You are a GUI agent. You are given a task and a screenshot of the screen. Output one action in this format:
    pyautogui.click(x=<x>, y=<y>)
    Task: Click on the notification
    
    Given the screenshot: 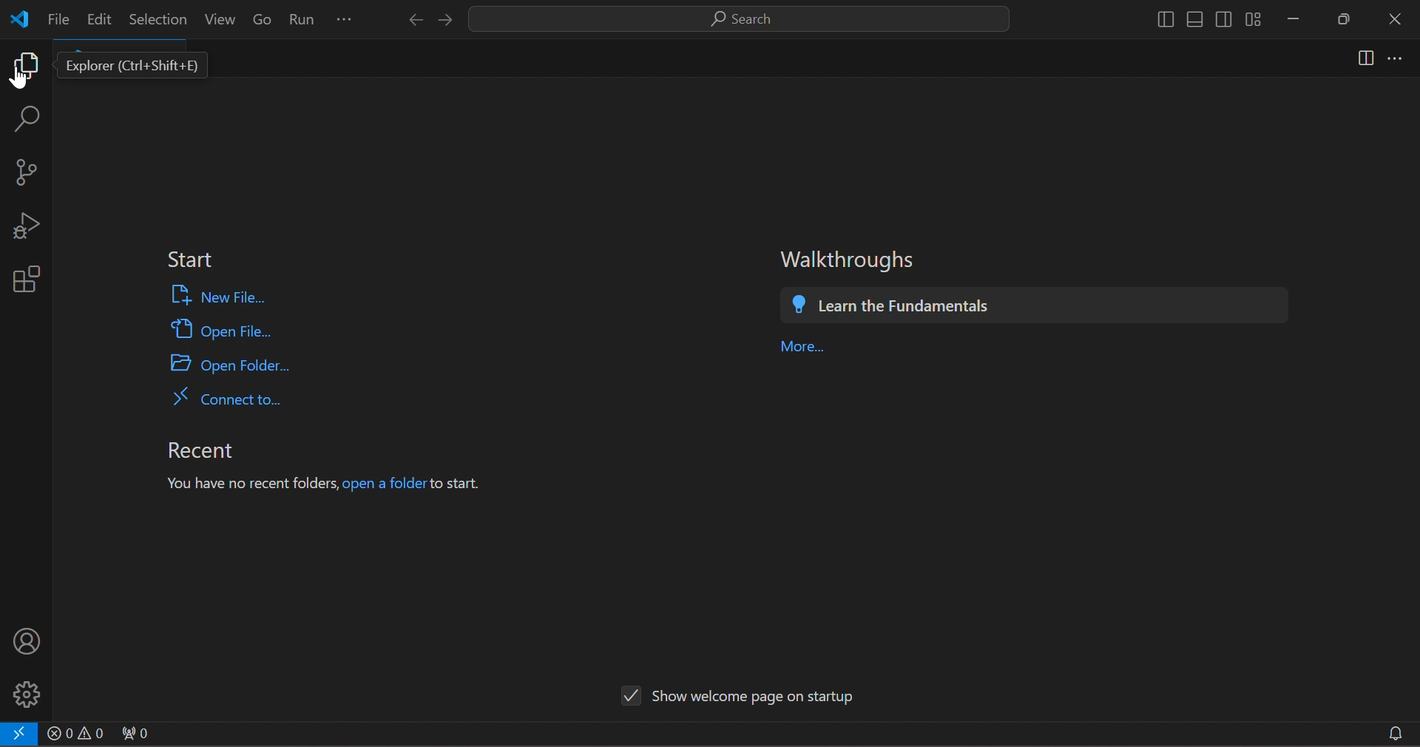 What is the action you would take?
    pyautogui.click(x=1399, y=733)
    